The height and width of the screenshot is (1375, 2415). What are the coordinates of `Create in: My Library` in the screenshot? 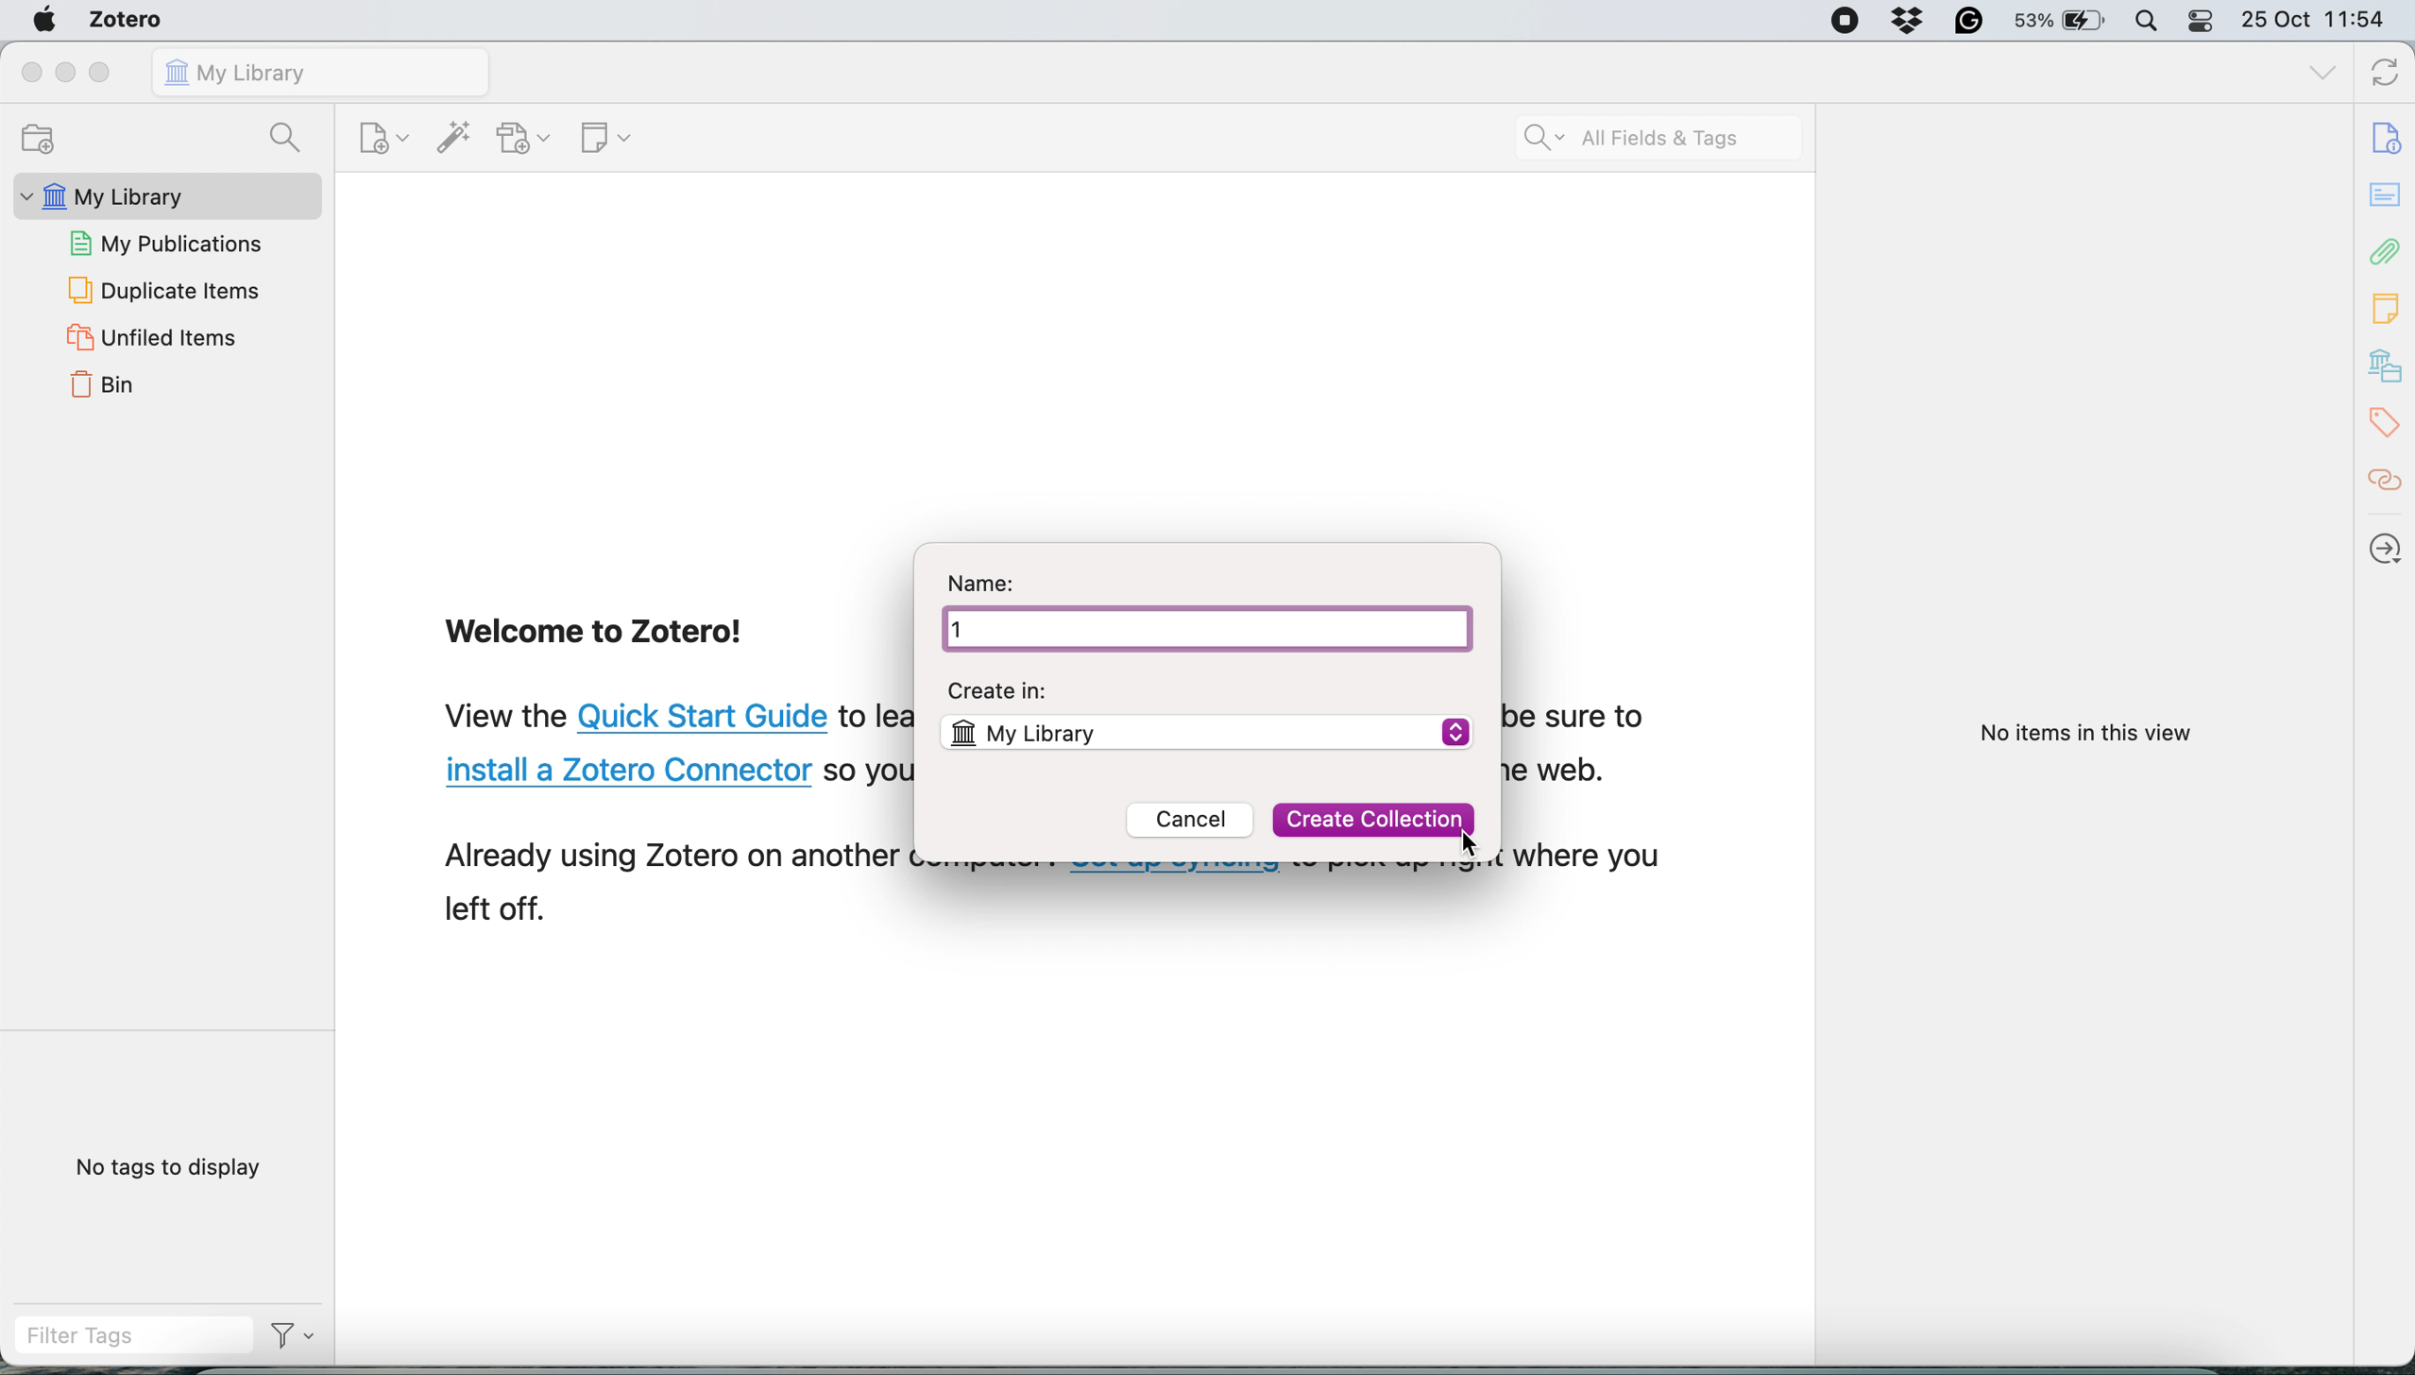 It's located at (1206, 709).